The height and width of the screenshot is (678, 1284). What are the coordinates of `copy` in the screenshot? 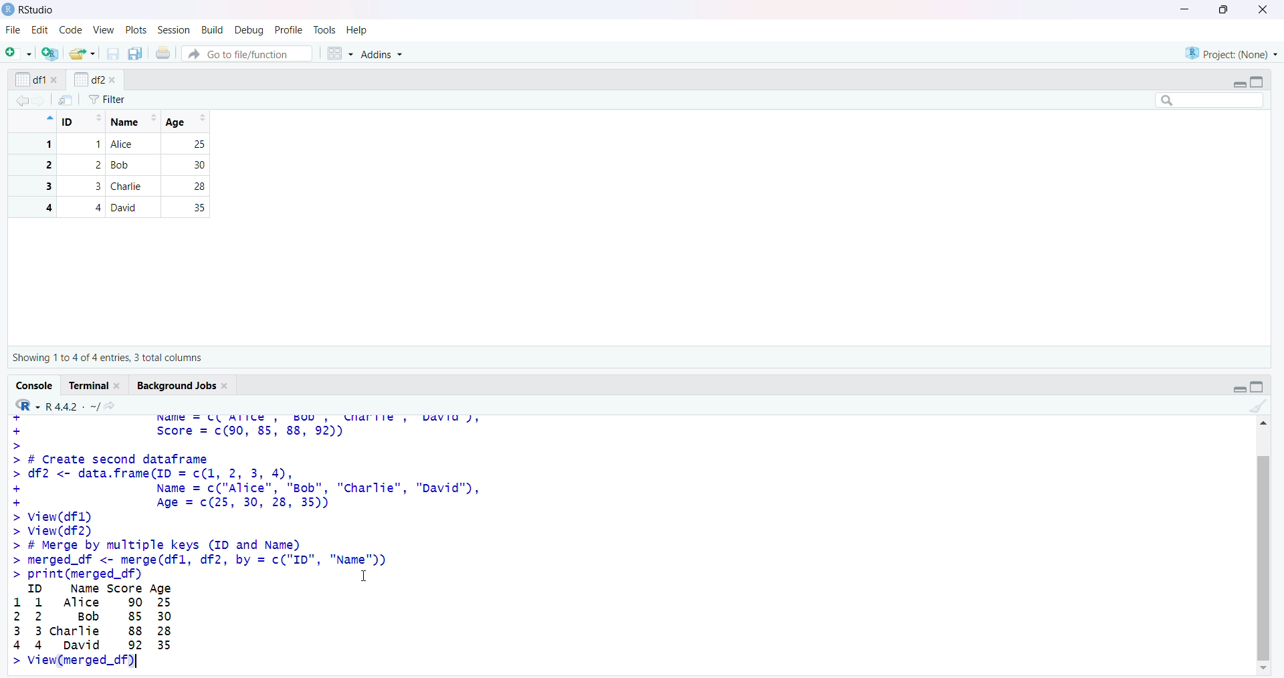 It's located at (135, 53).